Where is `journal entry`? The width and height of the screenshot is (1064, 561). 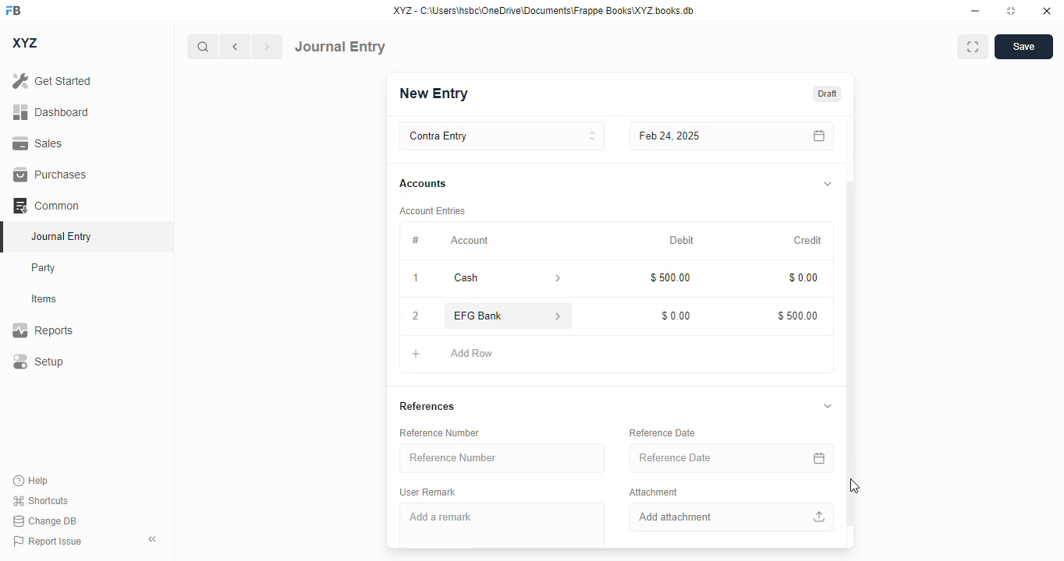 journal entry is located at coordinates (340, 47).